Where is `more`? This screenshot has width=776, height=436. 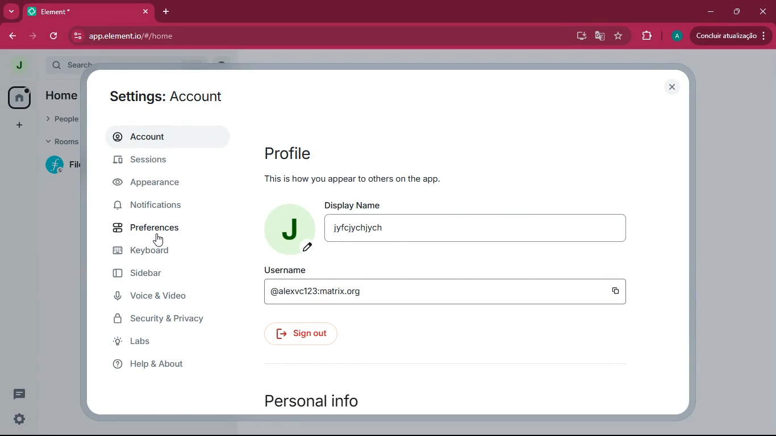 more is located at coordinates (12, 11).